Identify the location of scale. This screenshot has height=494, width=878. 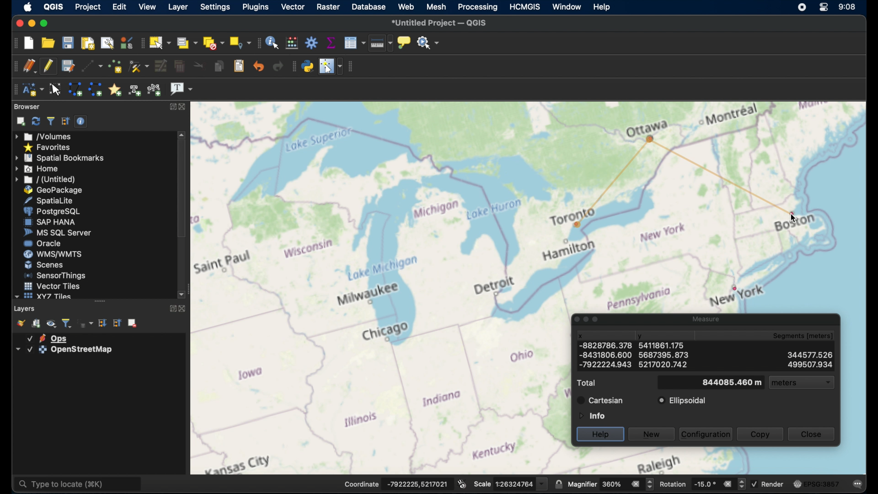
(510, 483).